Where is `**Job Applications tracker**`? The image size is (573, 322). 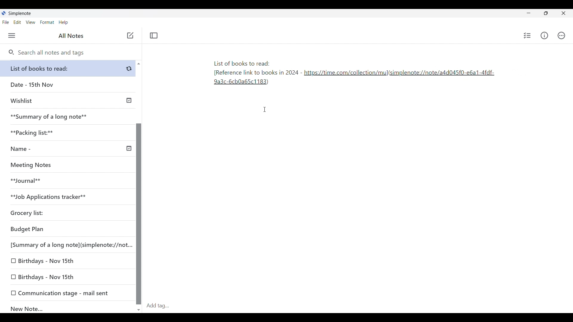 **Job Applications tracker** is located at coordinates (66, 197).